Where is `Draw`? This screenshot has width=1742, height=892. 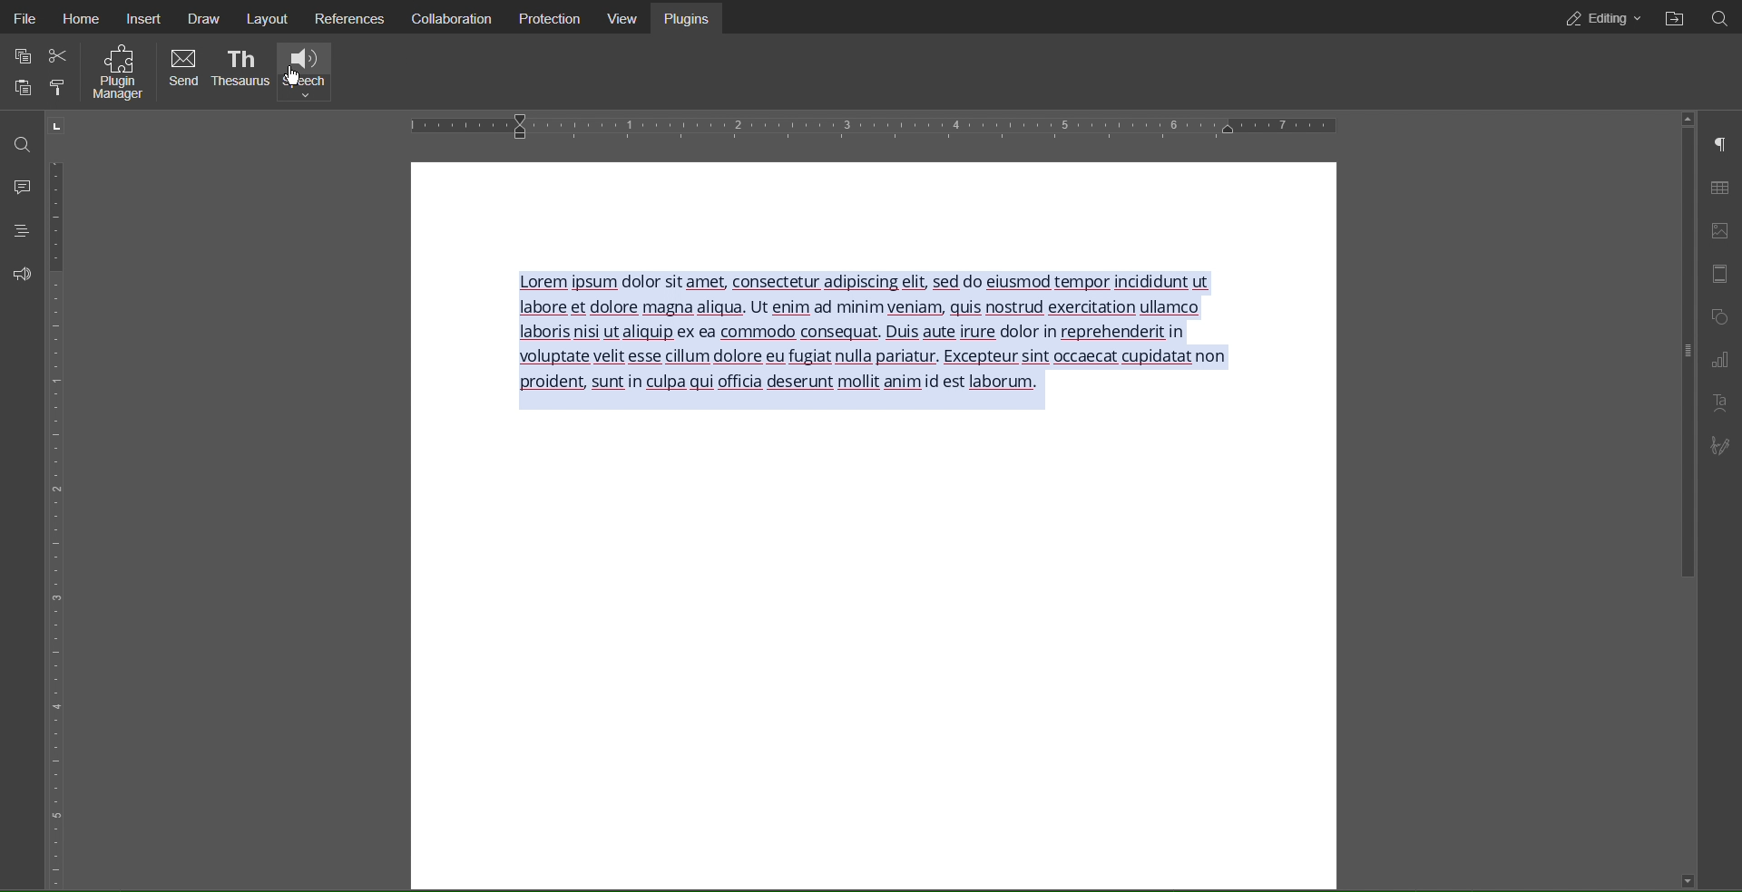 Draw is located at coordinates (206, 18).